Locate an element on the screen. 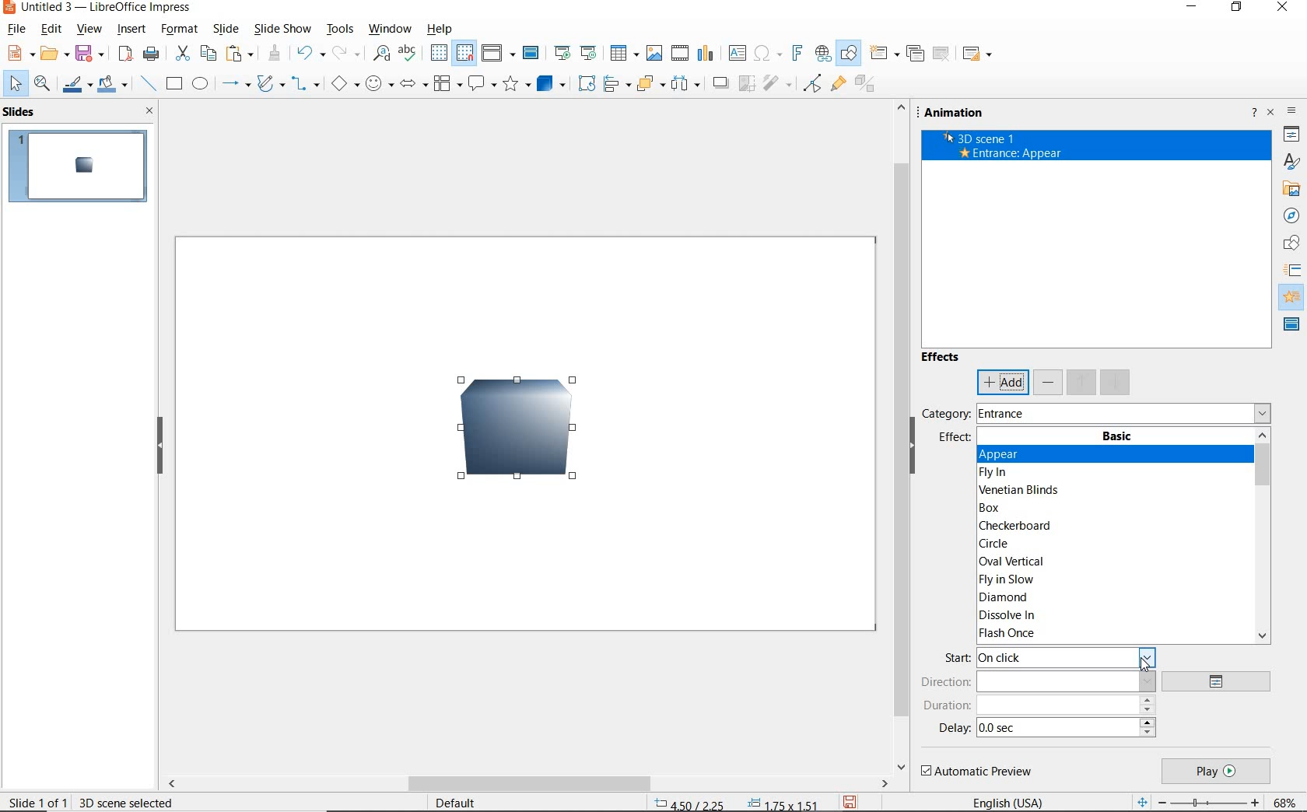 Image resolution: width=1307 pixels, height=812 pixels. FLY IN SLOW is located at coordinates (1006, 580).